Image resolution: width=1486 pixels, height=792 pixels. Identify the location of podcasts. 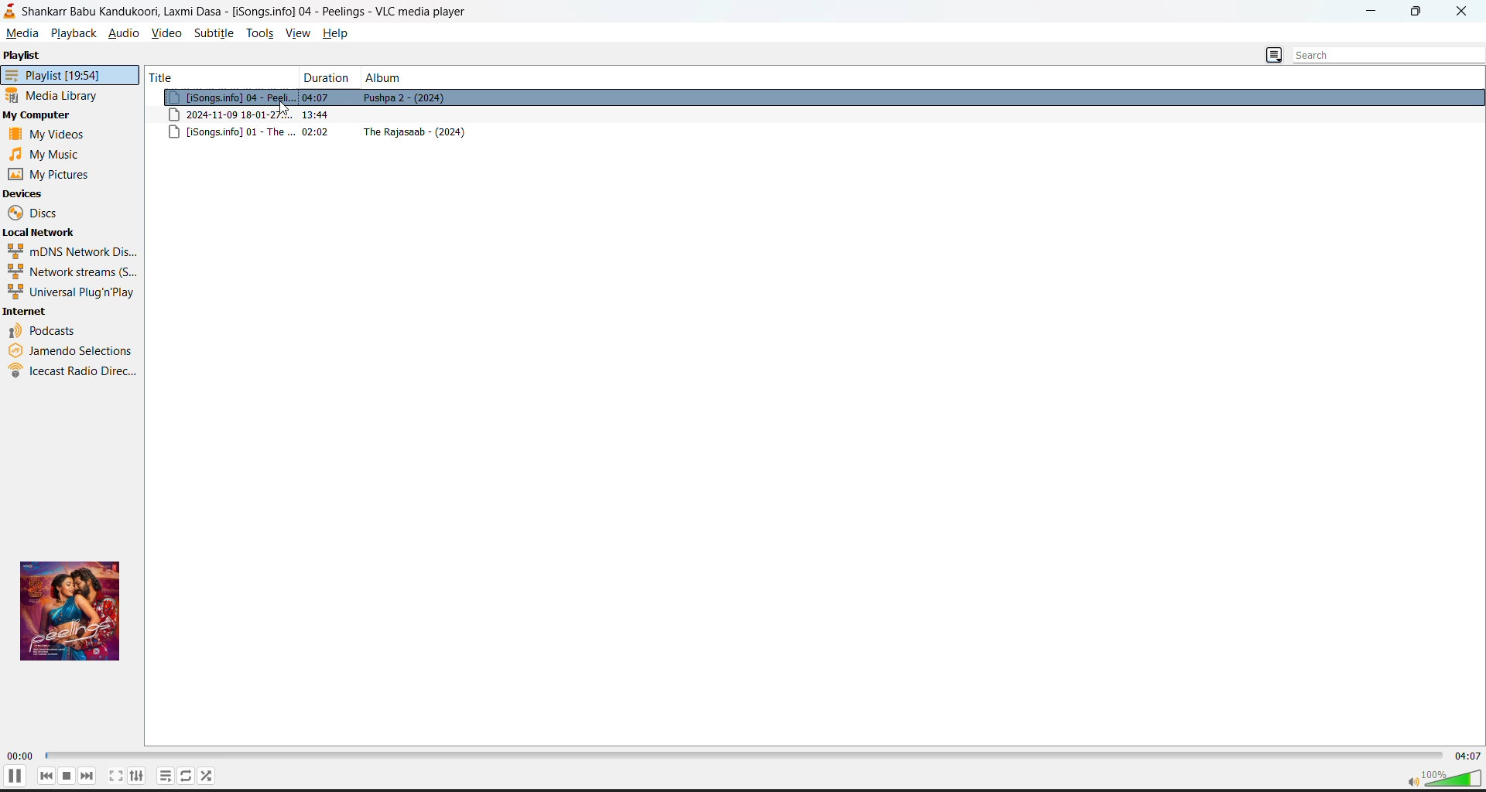
(43, 329).